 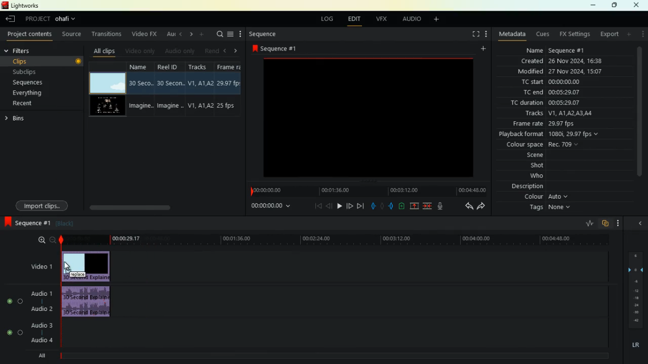 What do you see at coordinates (567, 52) in the screenshot?
I see `Sequence #1` at bounding box center [567, 52].